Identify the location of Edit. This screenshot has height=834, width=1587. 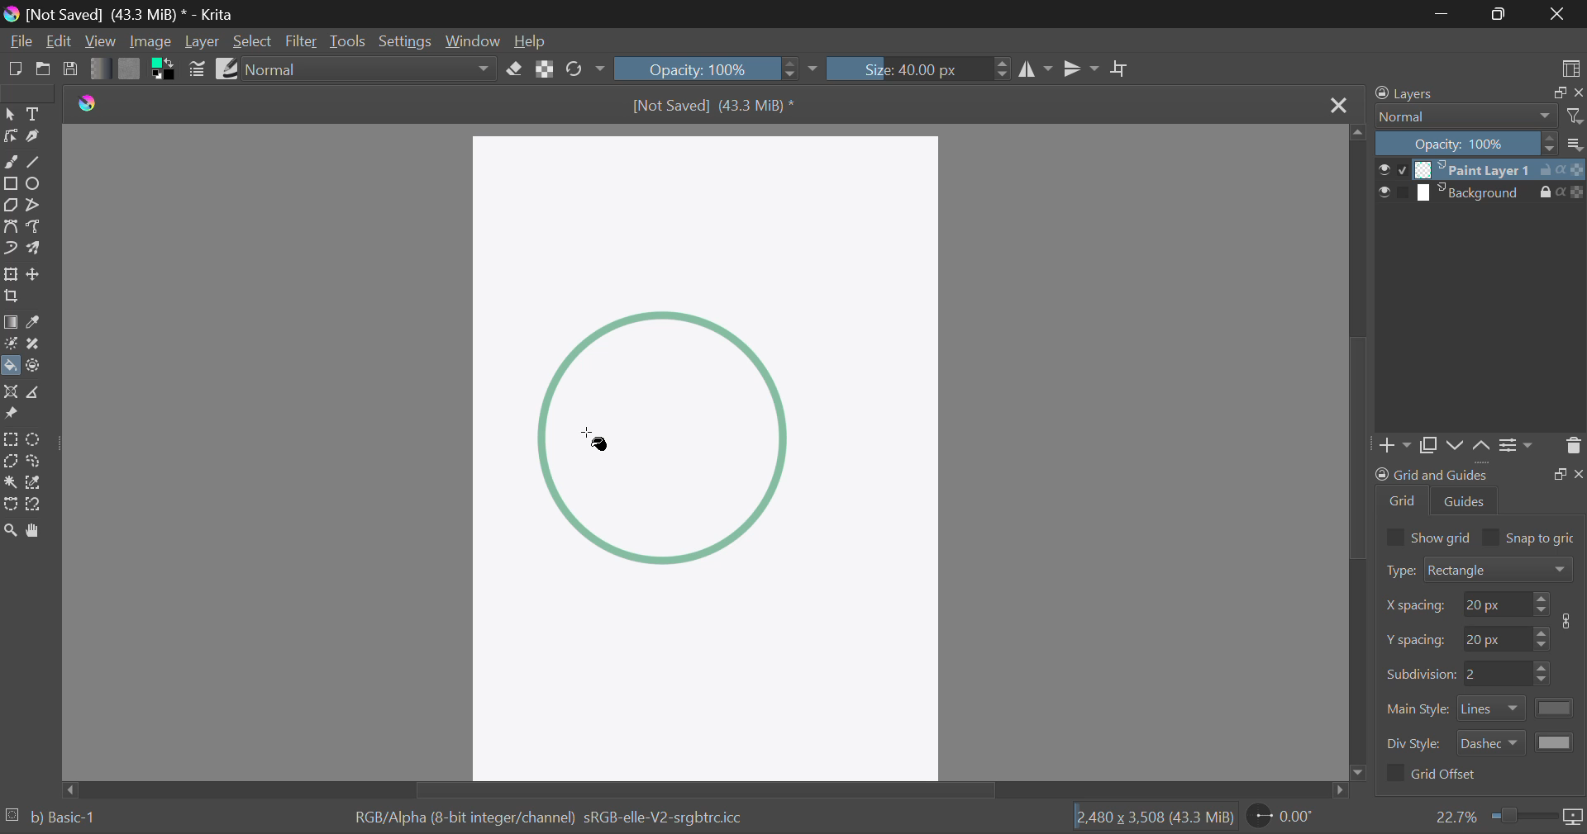
(60, 41).